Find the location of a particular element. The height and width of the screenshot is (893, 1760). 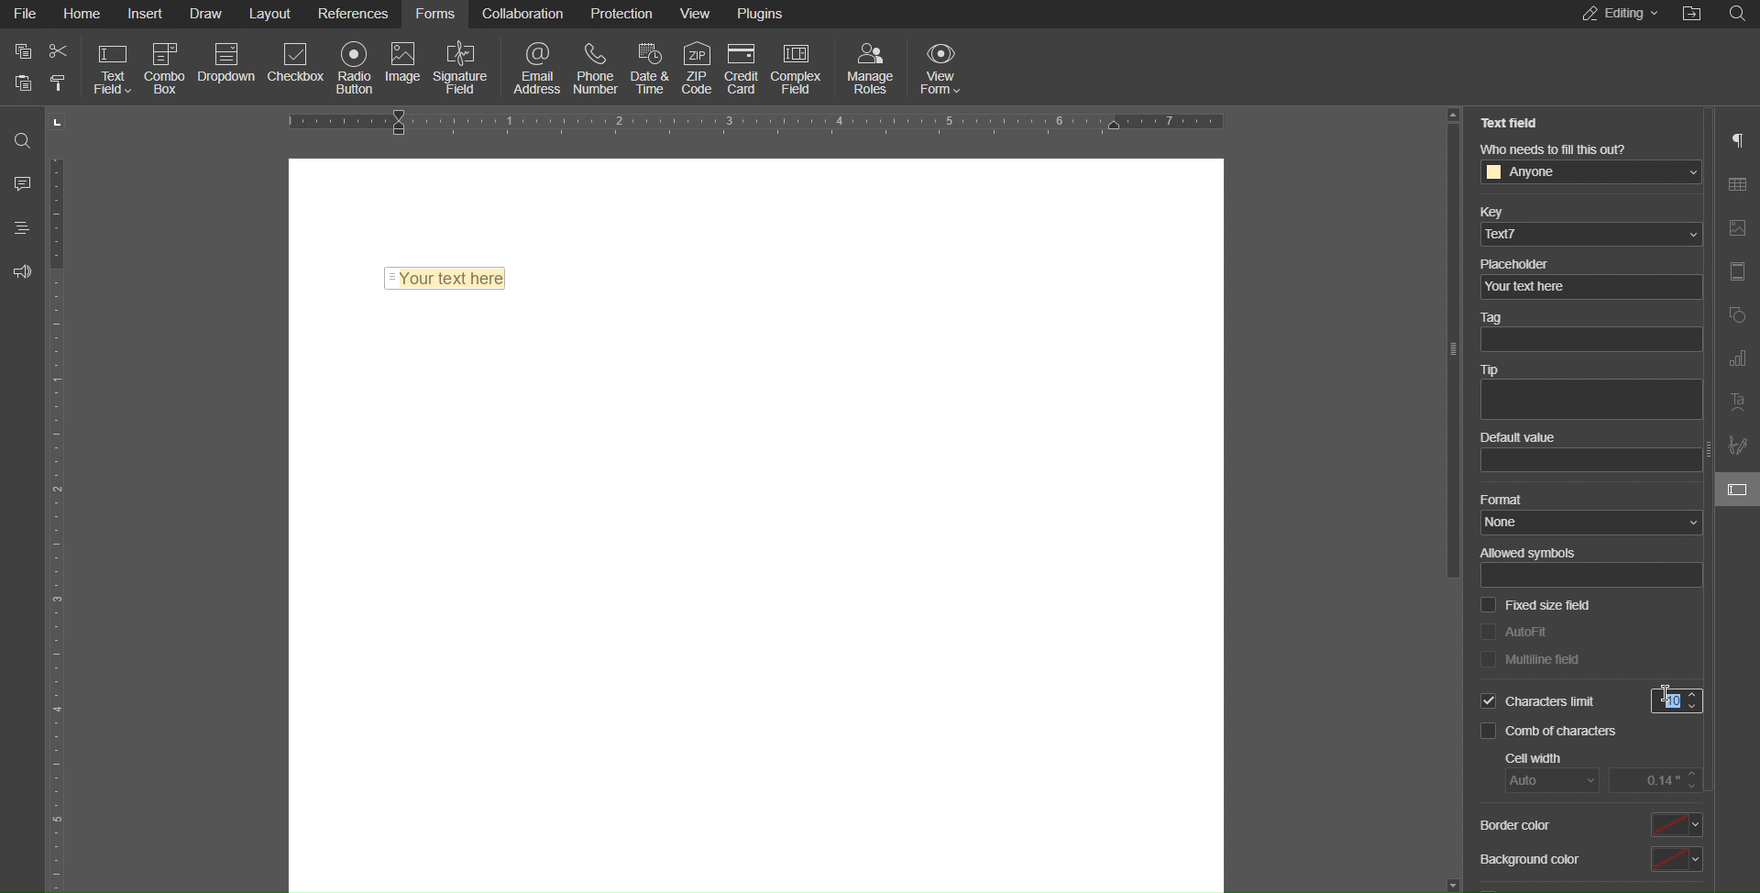

Text Art is located at coordinates (1737, 405).